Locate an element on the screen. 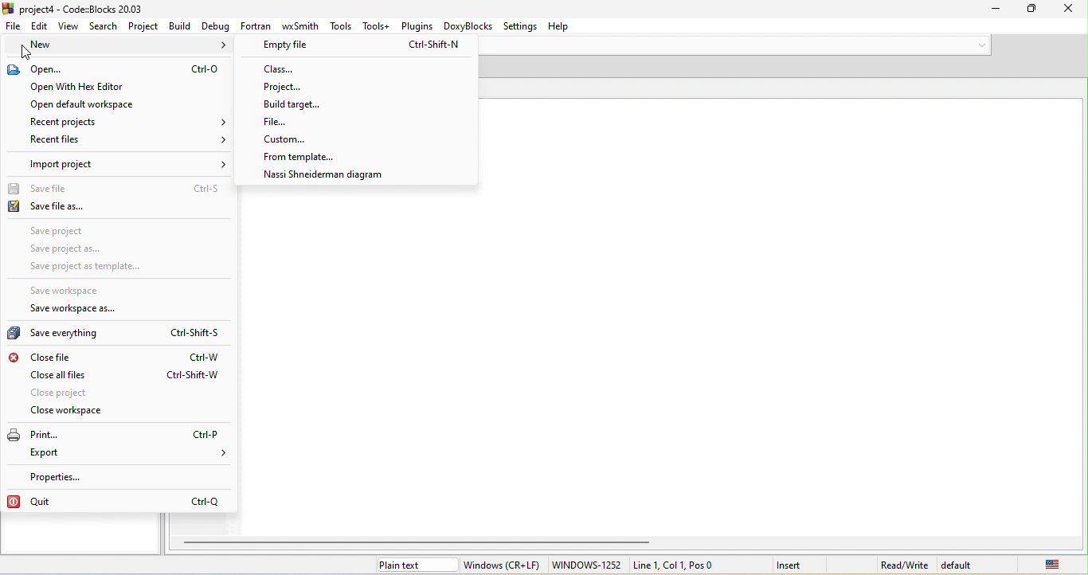 Image resolution: width=1088 pixels, height=575 pixels. save project as is located at coordinates (78, 248).